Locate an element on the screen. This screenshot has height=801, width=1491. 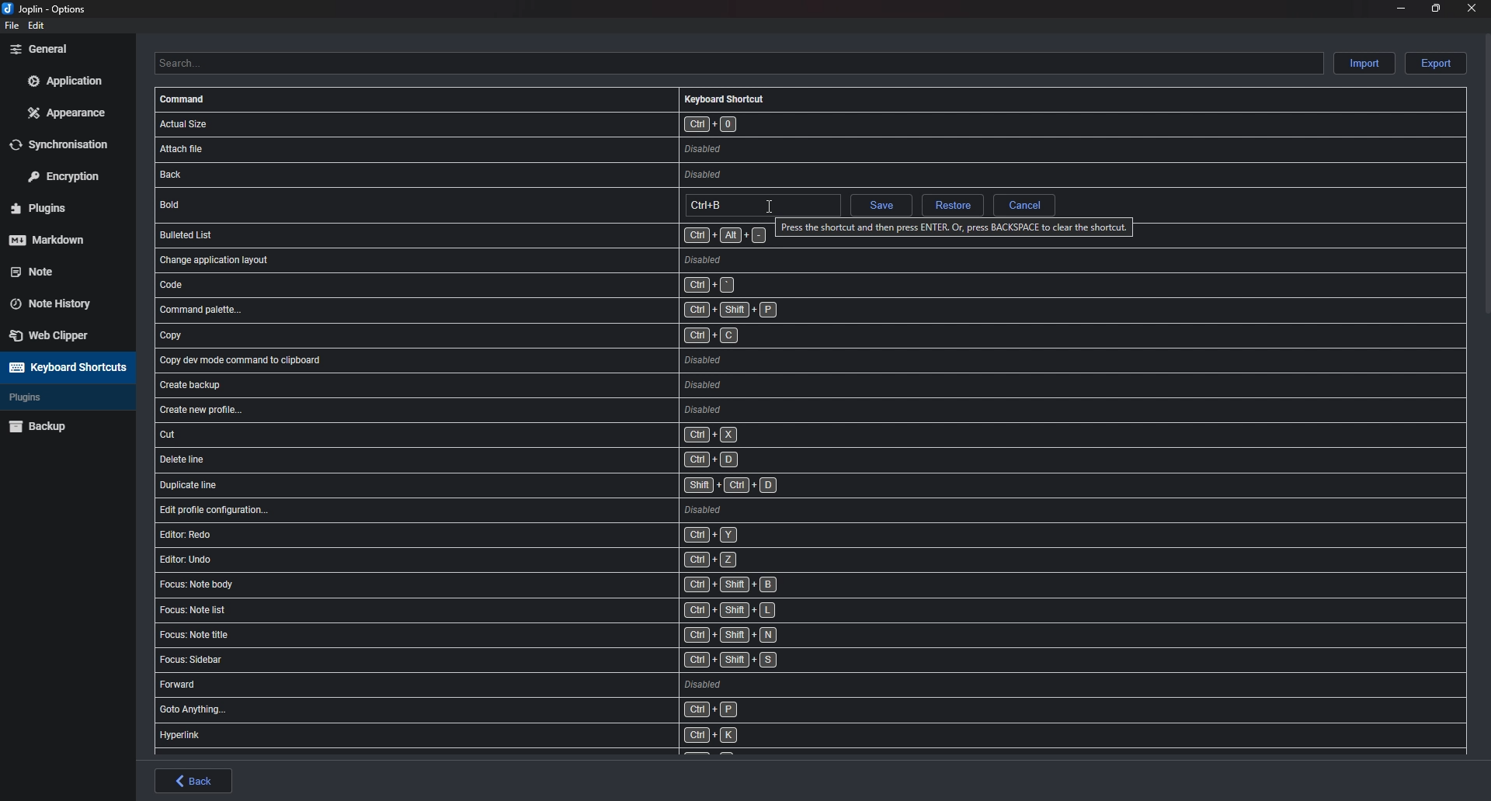
shortcut is located at coordinates (528, 435).